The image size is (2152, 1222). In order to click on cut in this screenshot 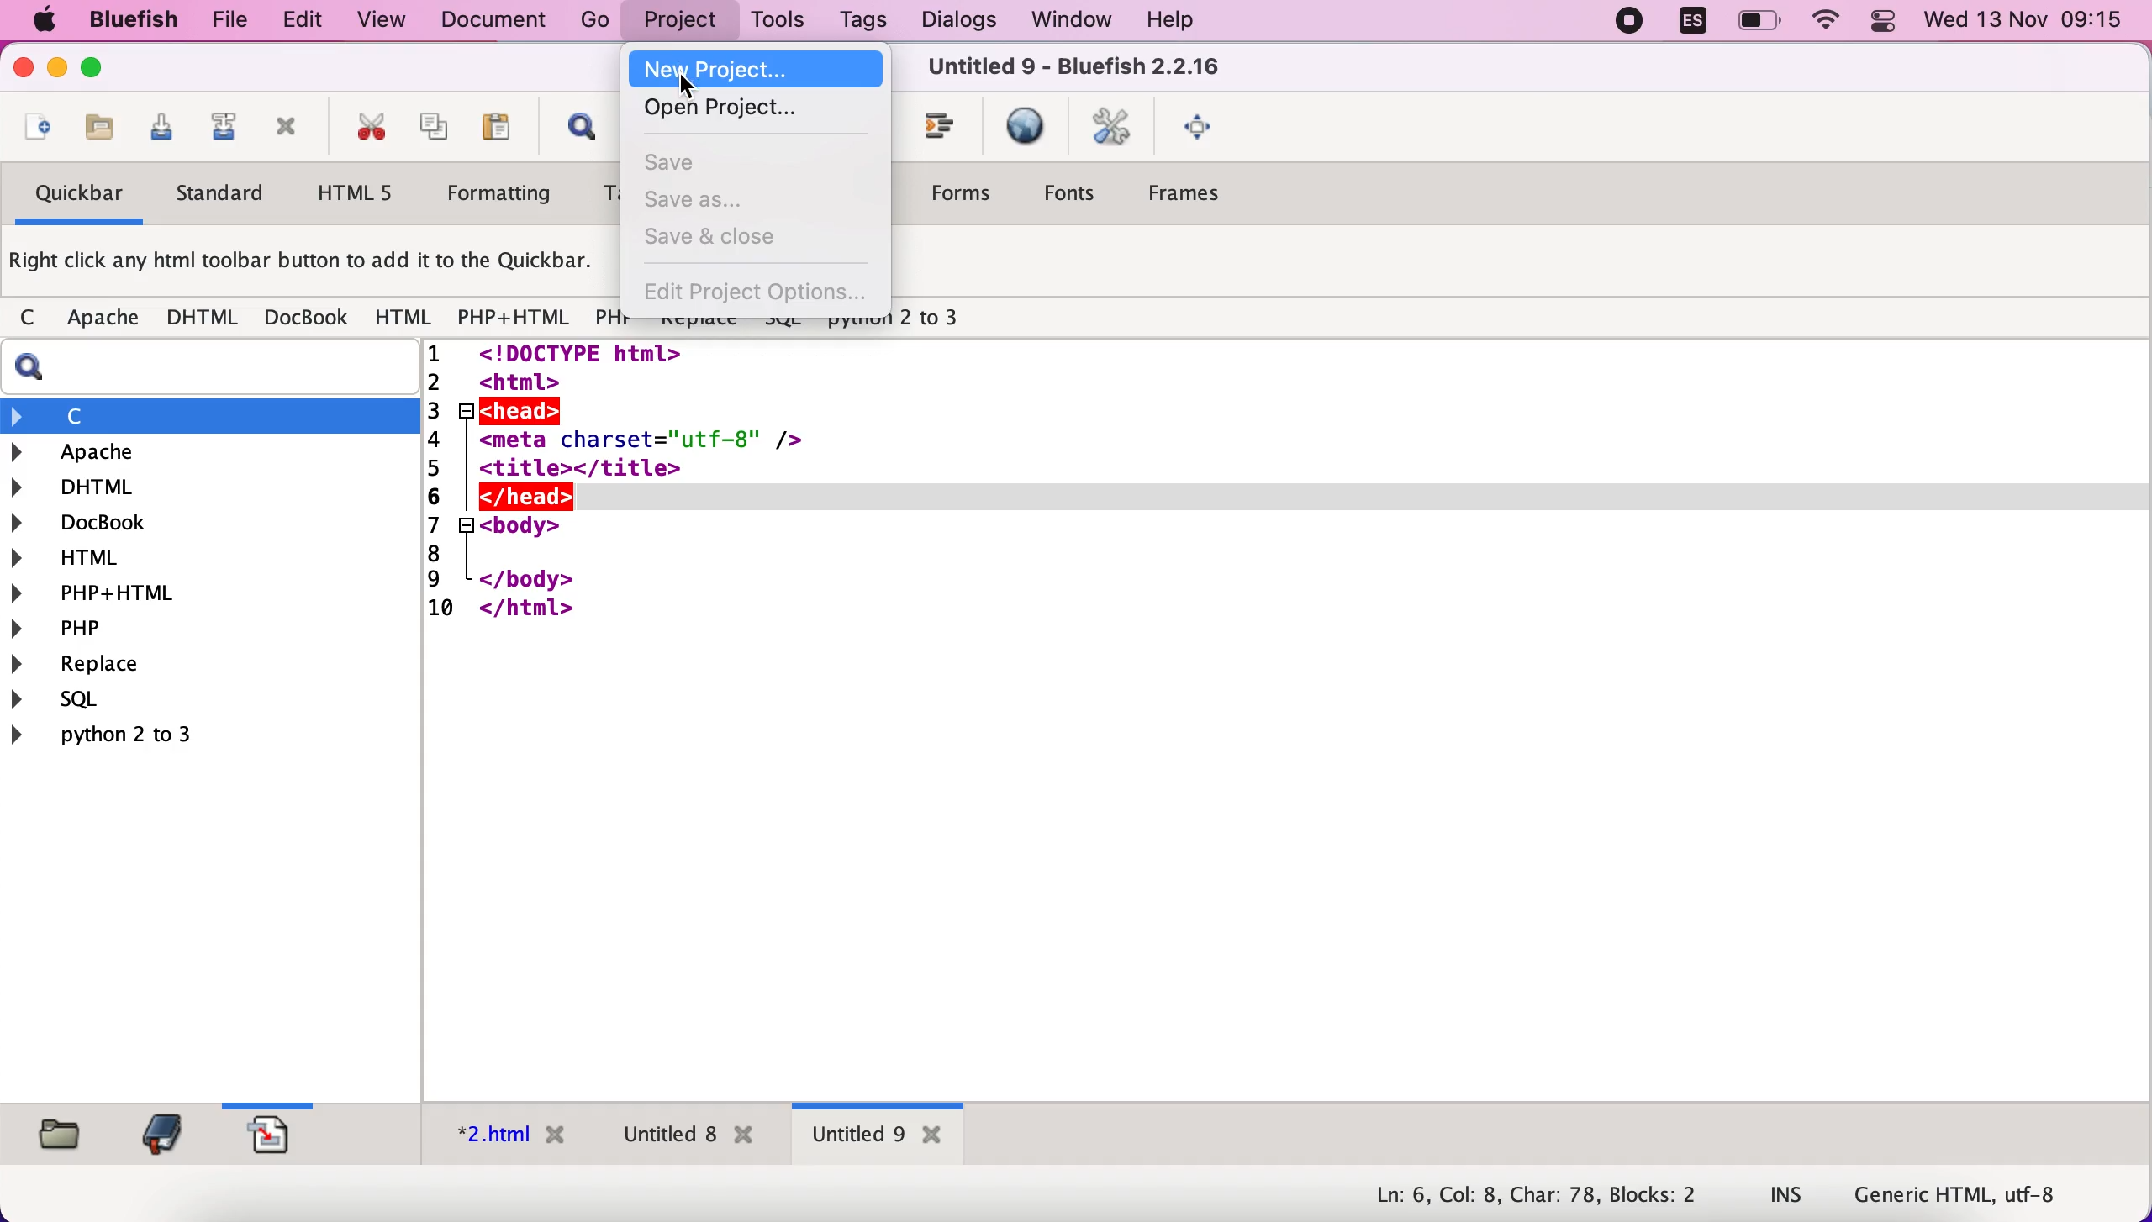, I will do `click(365, 129)`.